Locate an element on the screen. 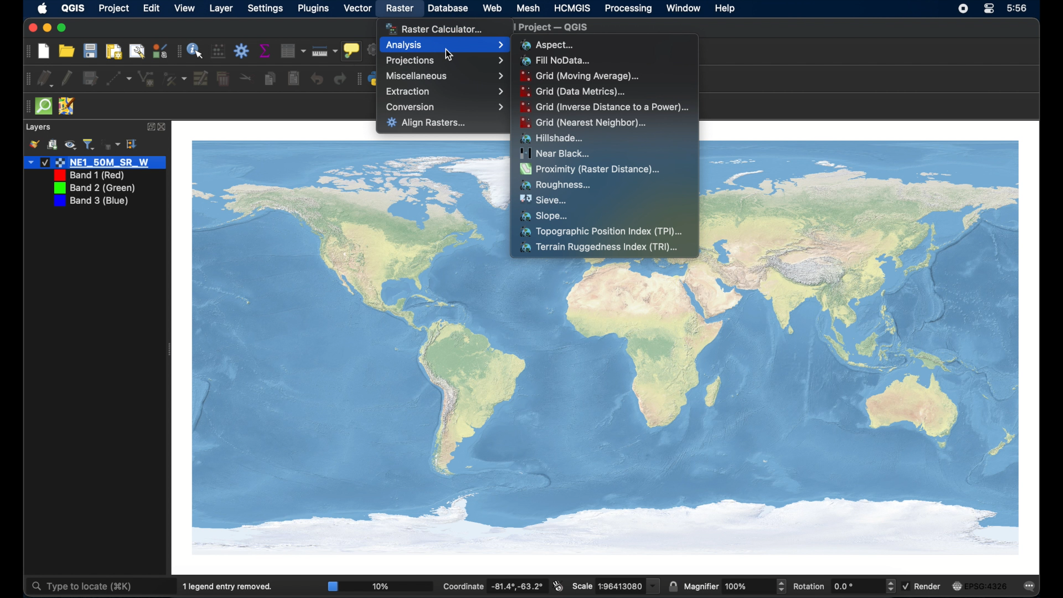 This screenshot has height=598, width=1063. filter legend is located at coordinates (89, 144).